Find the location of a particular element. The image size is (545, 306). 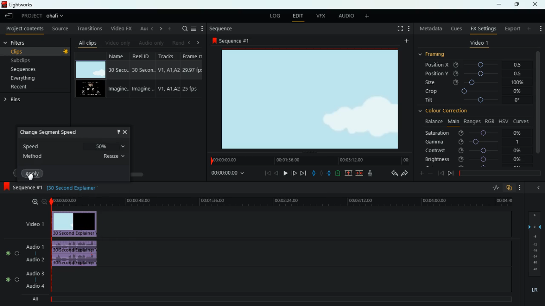

timeline is located at coordinates (309, 160).